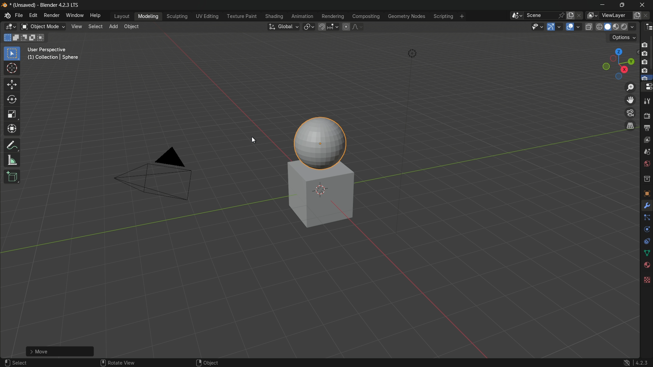 This screenshot has height=367, width=653. I want to click on transform pivot table, so click(309, 27).